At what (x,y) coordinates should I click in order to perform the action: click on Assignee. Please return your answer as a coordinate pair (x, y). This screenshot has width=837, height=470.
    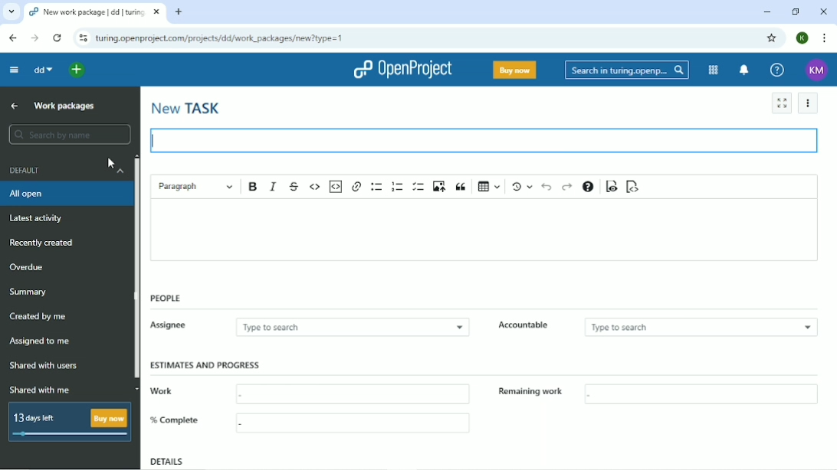
    Looking at the image, I should click on (175, 326).